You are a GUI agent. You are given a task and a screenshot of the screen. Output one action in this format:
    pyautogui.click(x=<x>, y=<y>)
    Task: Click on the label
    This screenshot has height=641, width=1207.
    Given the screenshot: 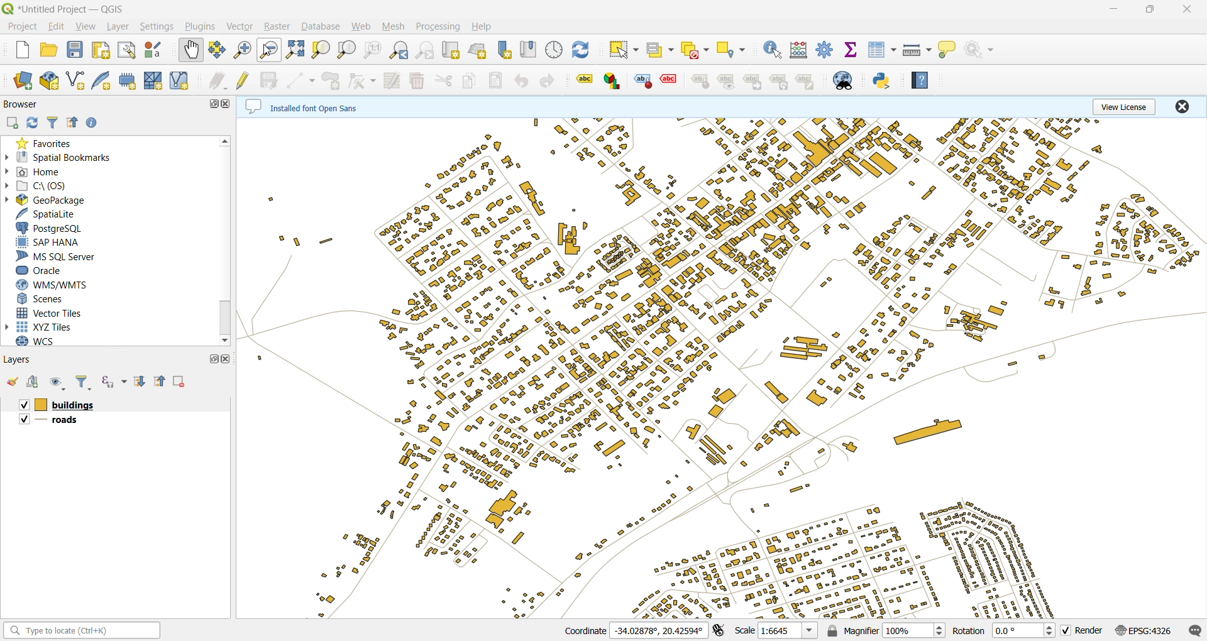 What is the action you would take?
    pyautogui.click(x=805, y=82)
    